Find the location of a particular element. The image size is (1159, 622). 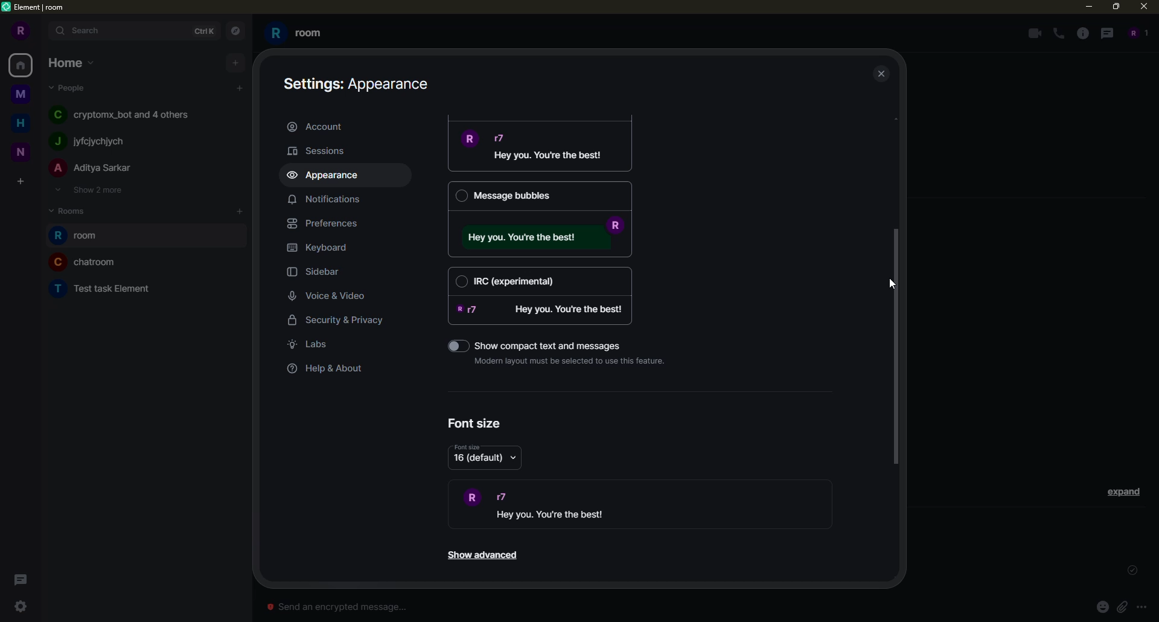

‘Show compact text and messages is located at coordinates (555, 344).